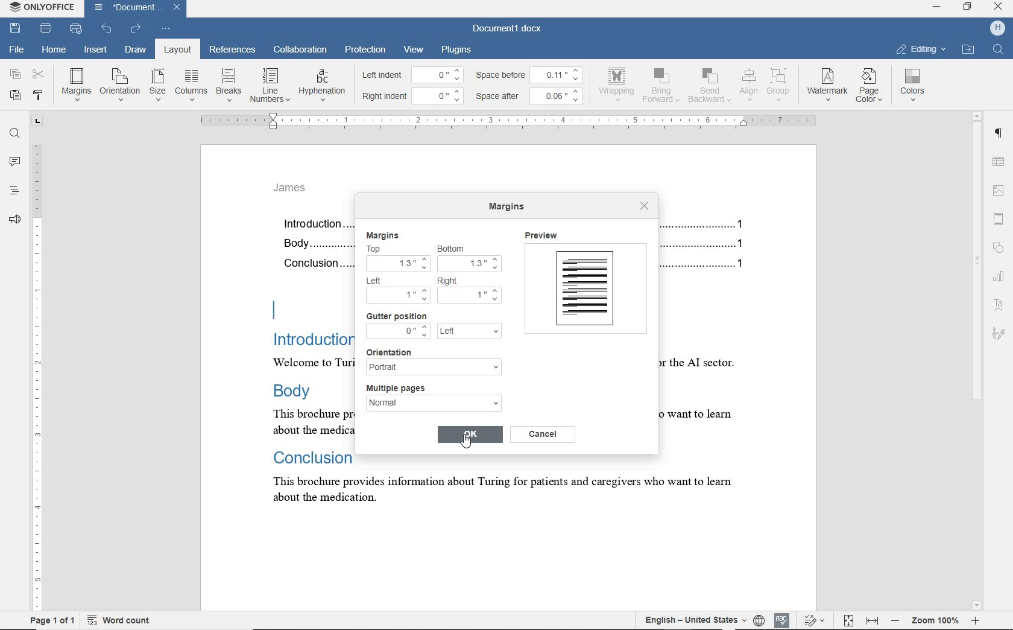 This screenshot has height=630, width=1013. I want to click on gutter position, so click(397, 316).